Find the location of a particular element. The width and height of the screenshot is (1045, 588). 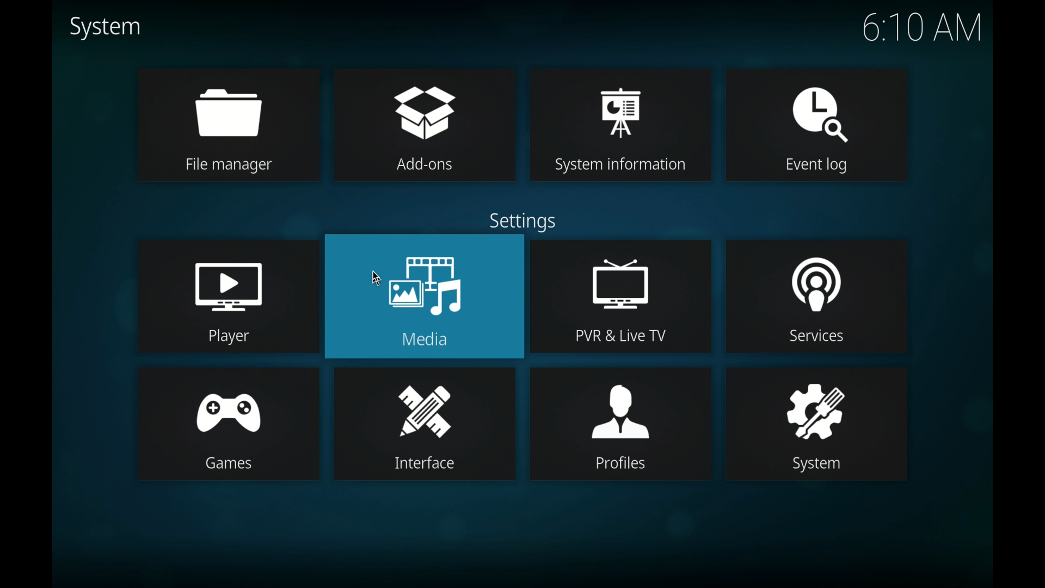

player is located at coordinates (226, 295).